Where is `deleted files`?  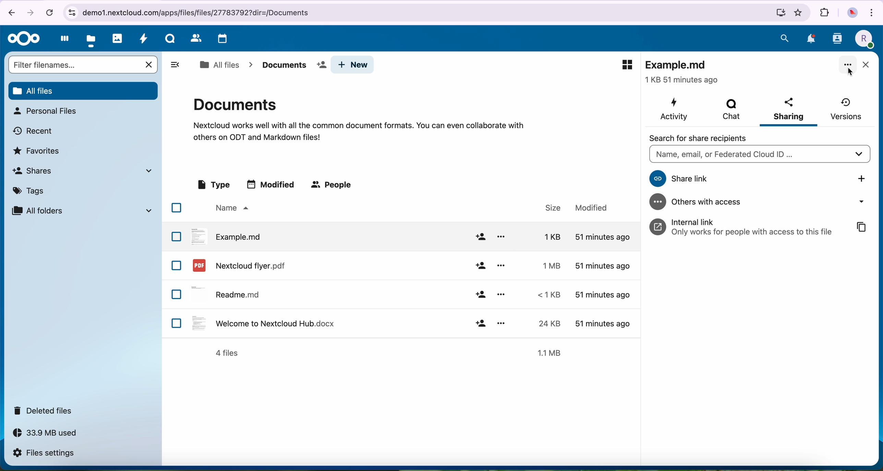 deleted files is located at coordinates (45, 411).